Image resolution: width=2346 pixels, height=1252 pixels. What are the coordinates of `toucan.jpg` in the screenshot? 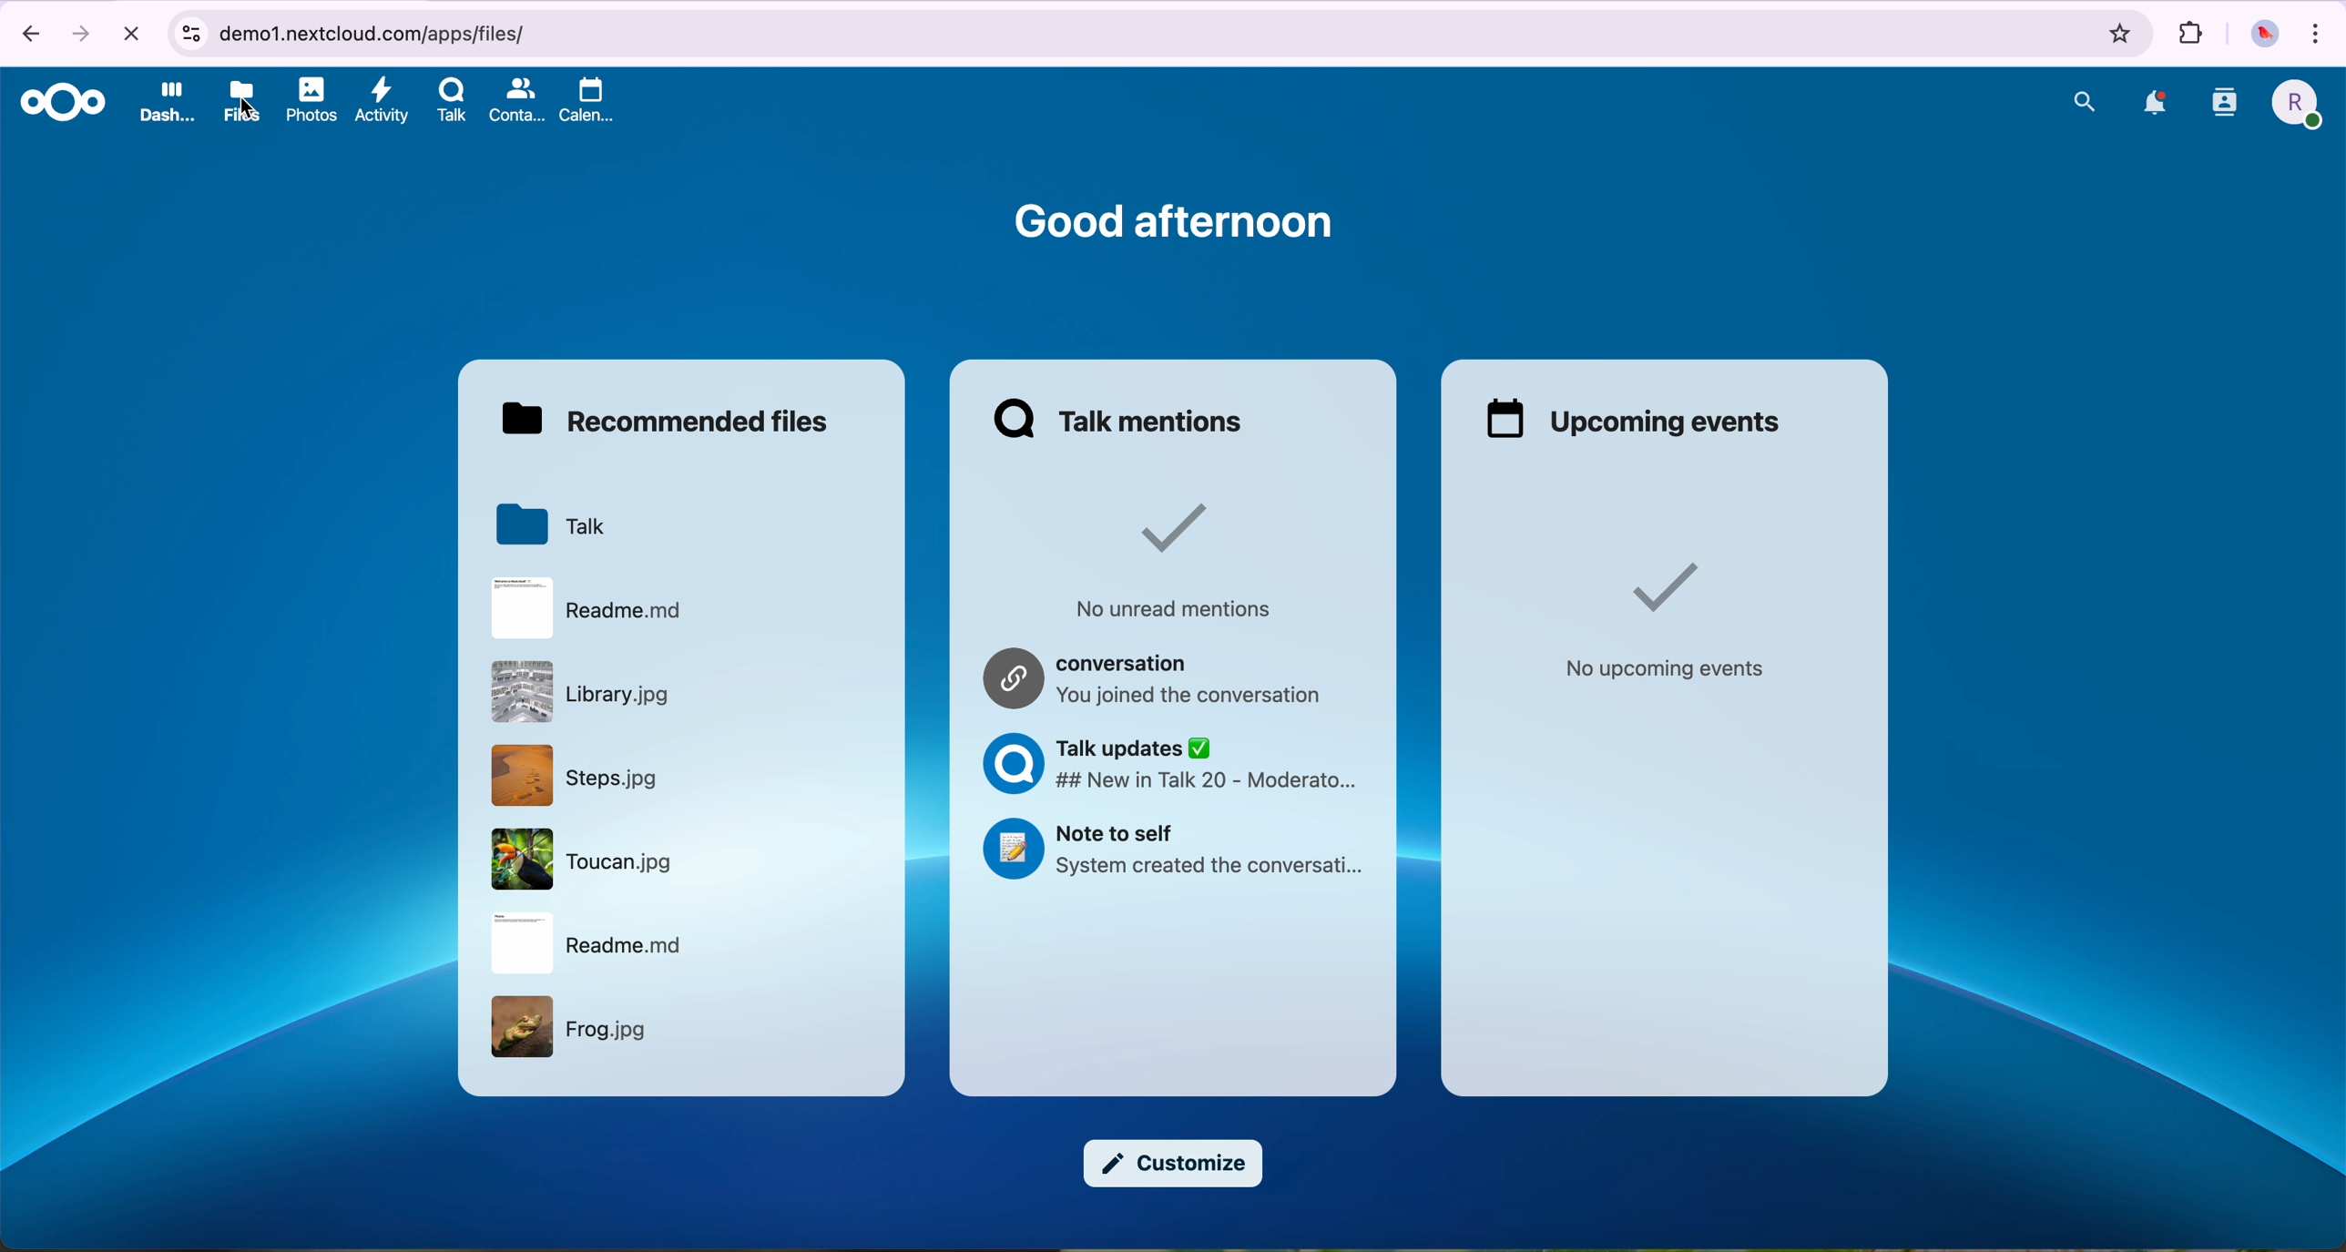 It's located at (586, 860).